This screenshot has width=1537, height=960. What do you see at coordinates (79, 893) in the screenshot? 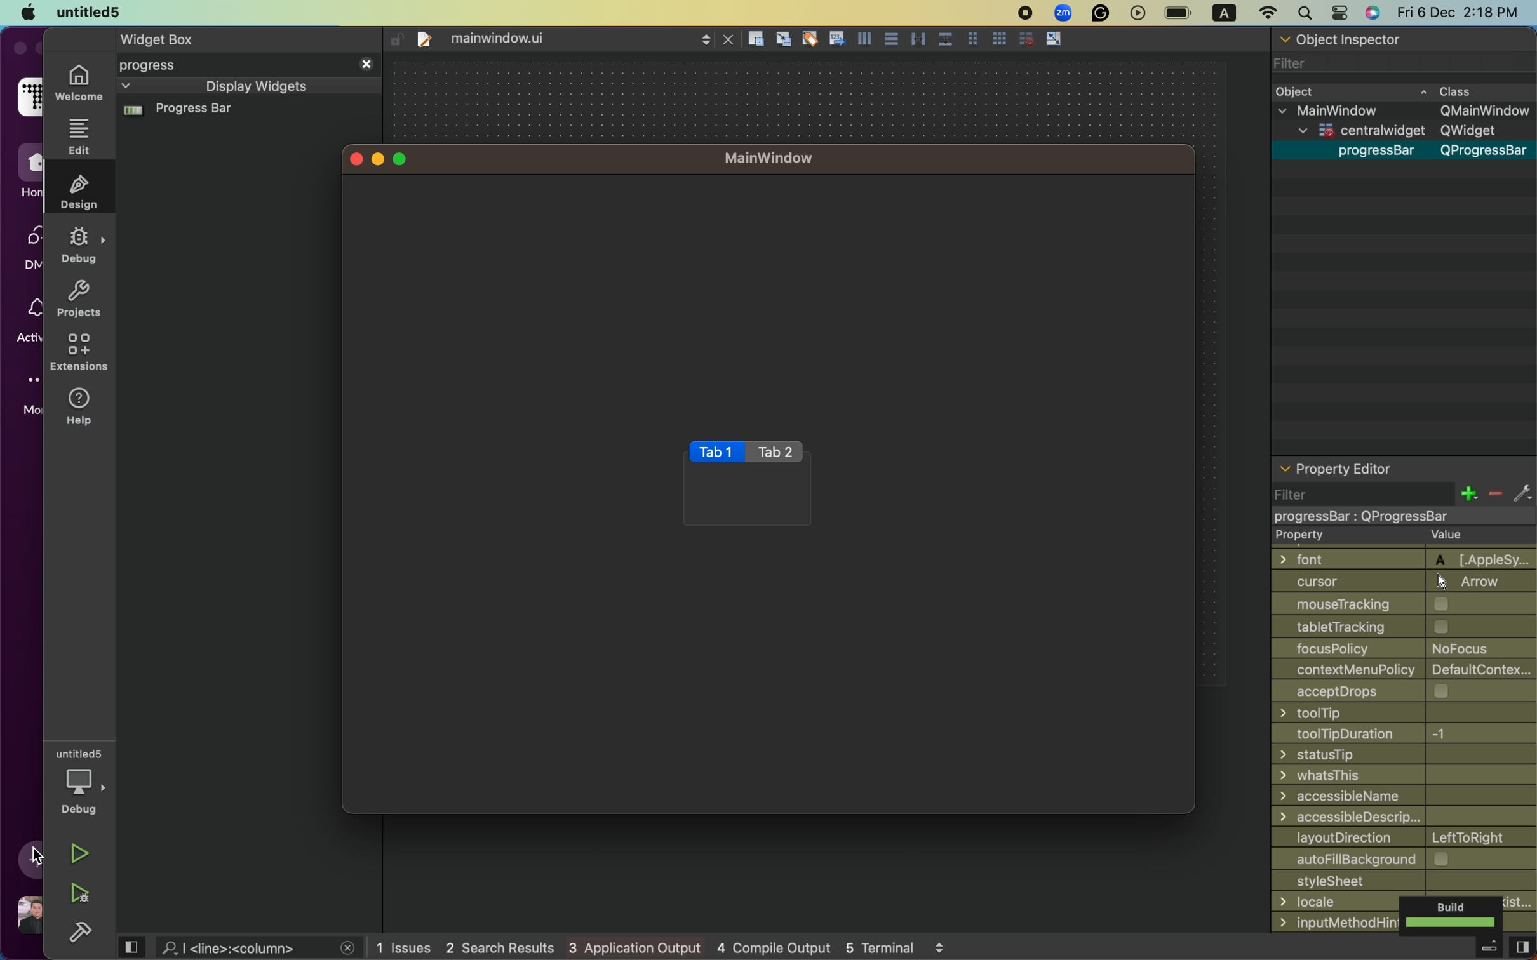
I see `debug and run` at bounding box center [79, 893].